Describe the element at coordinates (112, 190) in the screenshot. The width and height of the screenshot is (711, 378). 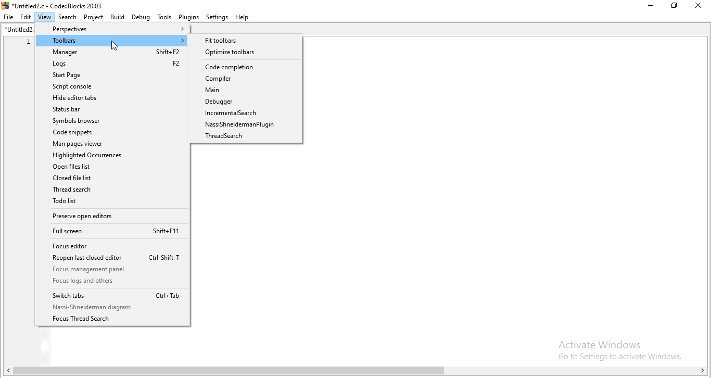
I see `Thread search` at that location.